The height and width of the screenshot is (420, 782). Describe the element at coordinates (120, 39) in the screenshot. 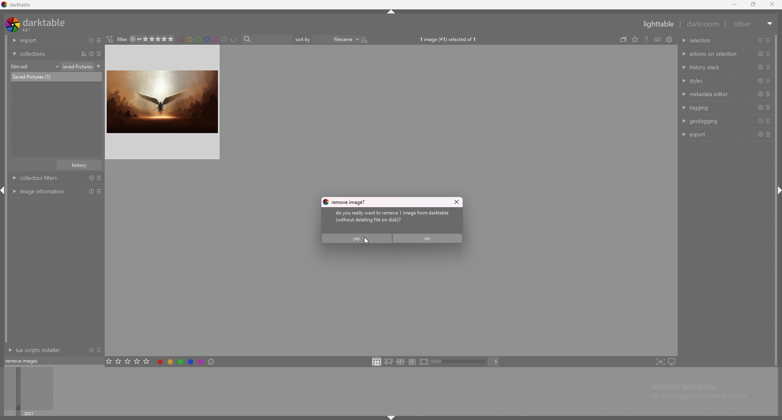

I see `filter` at that location.